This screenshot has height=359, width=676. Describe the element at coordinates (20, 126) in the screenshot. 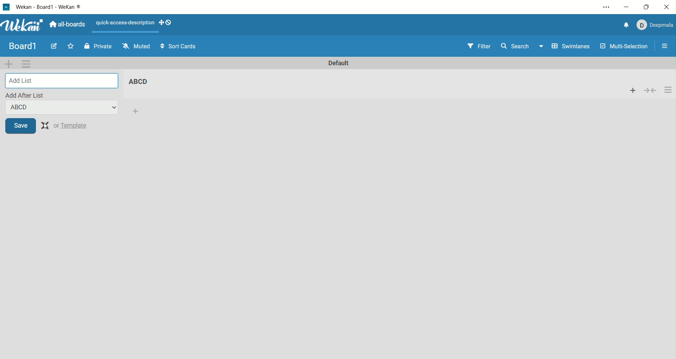

I see `save` at that location.